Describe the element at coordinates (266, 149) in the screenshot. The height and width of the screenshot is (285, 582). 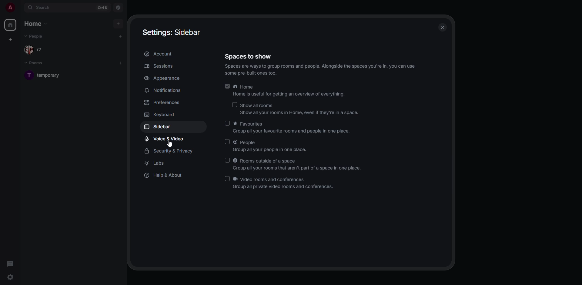
I see `Group all your people in one place.` at that location.